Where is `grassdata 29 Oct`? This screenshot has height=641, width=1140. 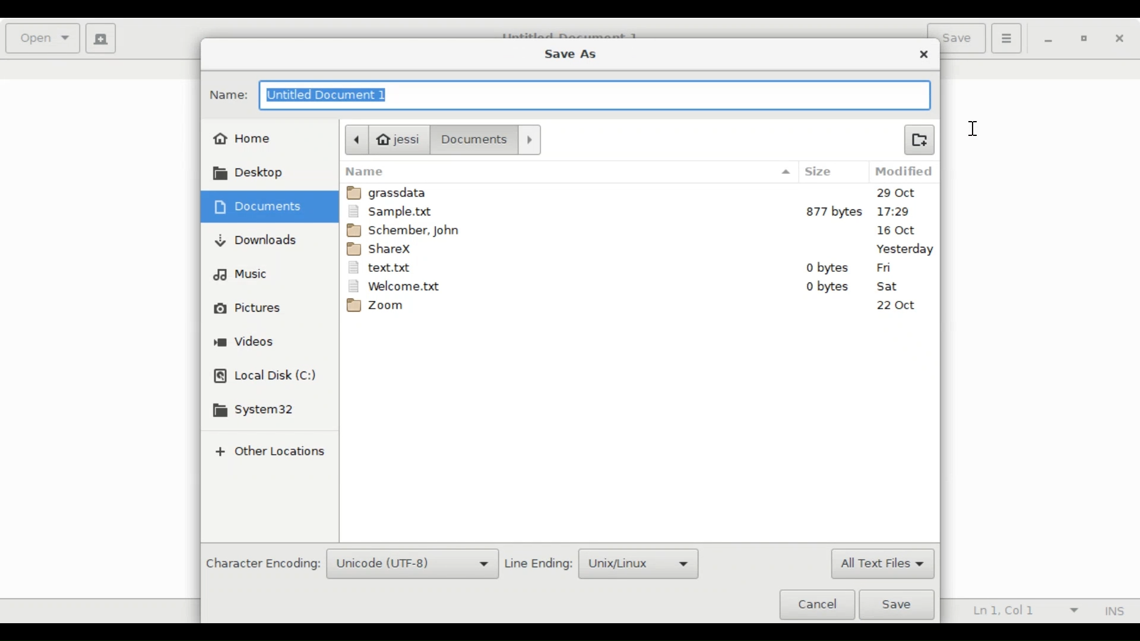
grassdata 29 Oct is located at coordinates (641, 193).